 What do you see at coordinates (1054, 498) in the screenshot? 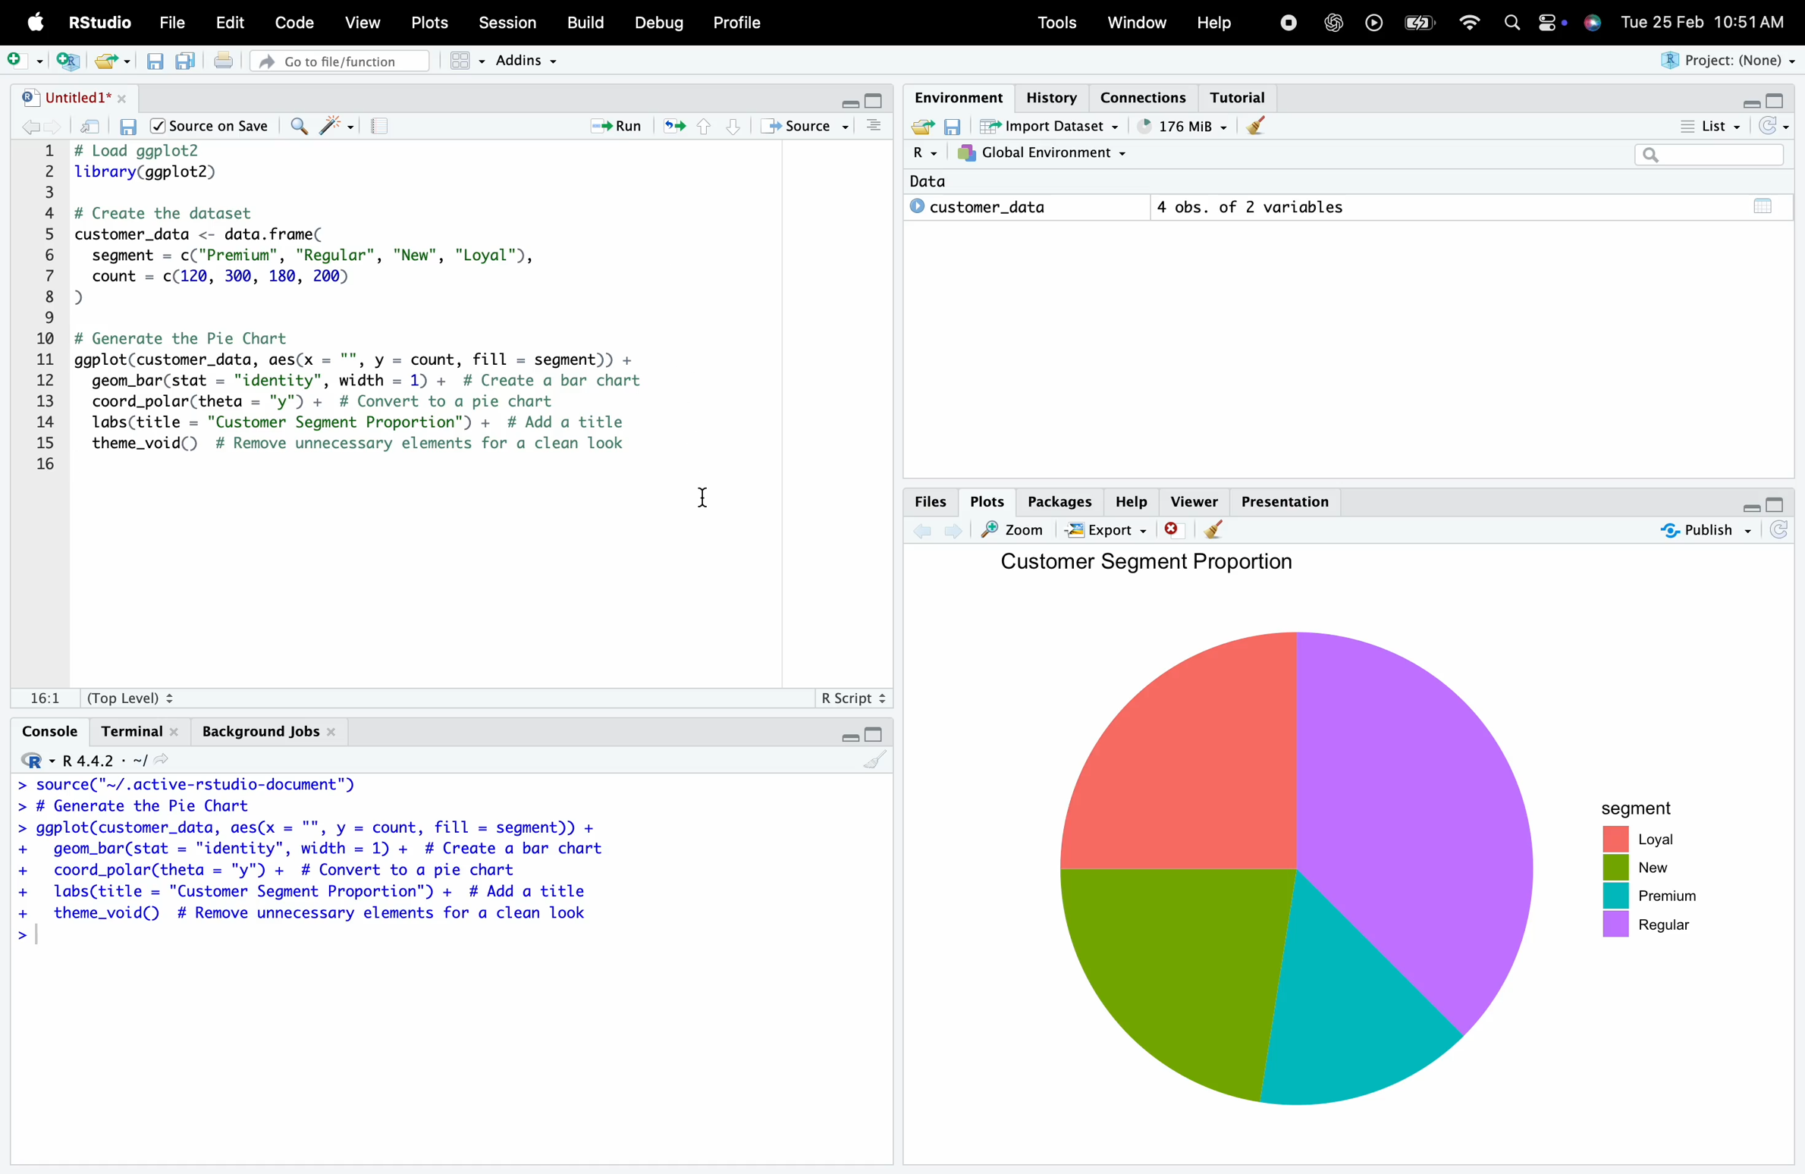
I see `Packages` at bounding box center [1054, 498].